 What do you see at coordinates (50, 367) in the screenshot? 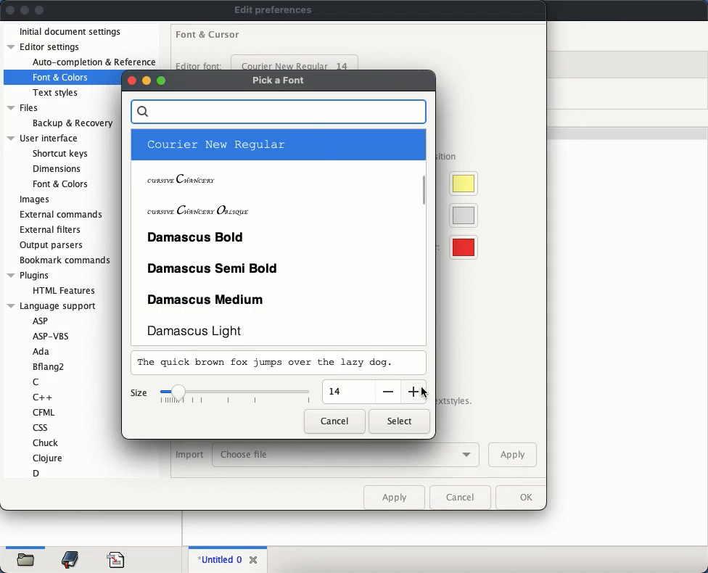
I see `bflang2` at bounding box center [50, 367].